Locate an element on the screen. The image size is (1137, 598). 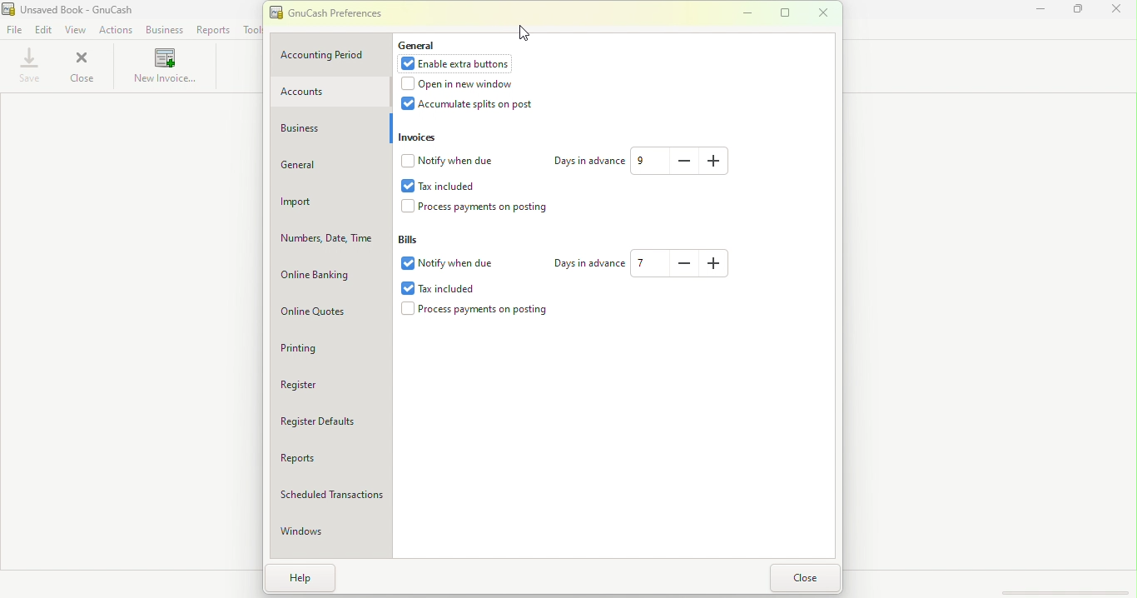
Bills is located at coordinates (410, 240).